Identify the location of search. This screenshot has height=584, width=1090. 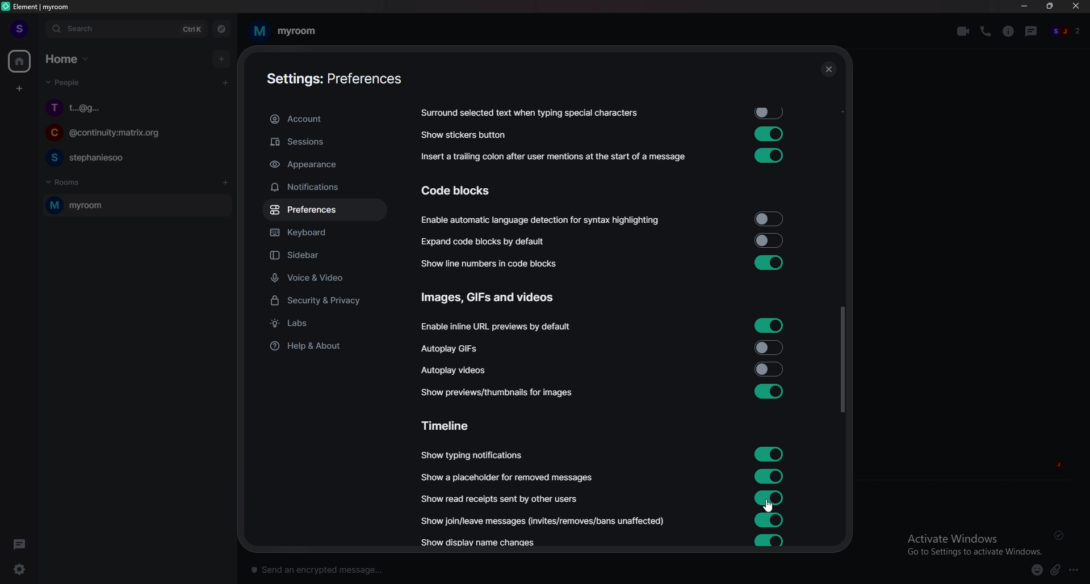
(125, 29).